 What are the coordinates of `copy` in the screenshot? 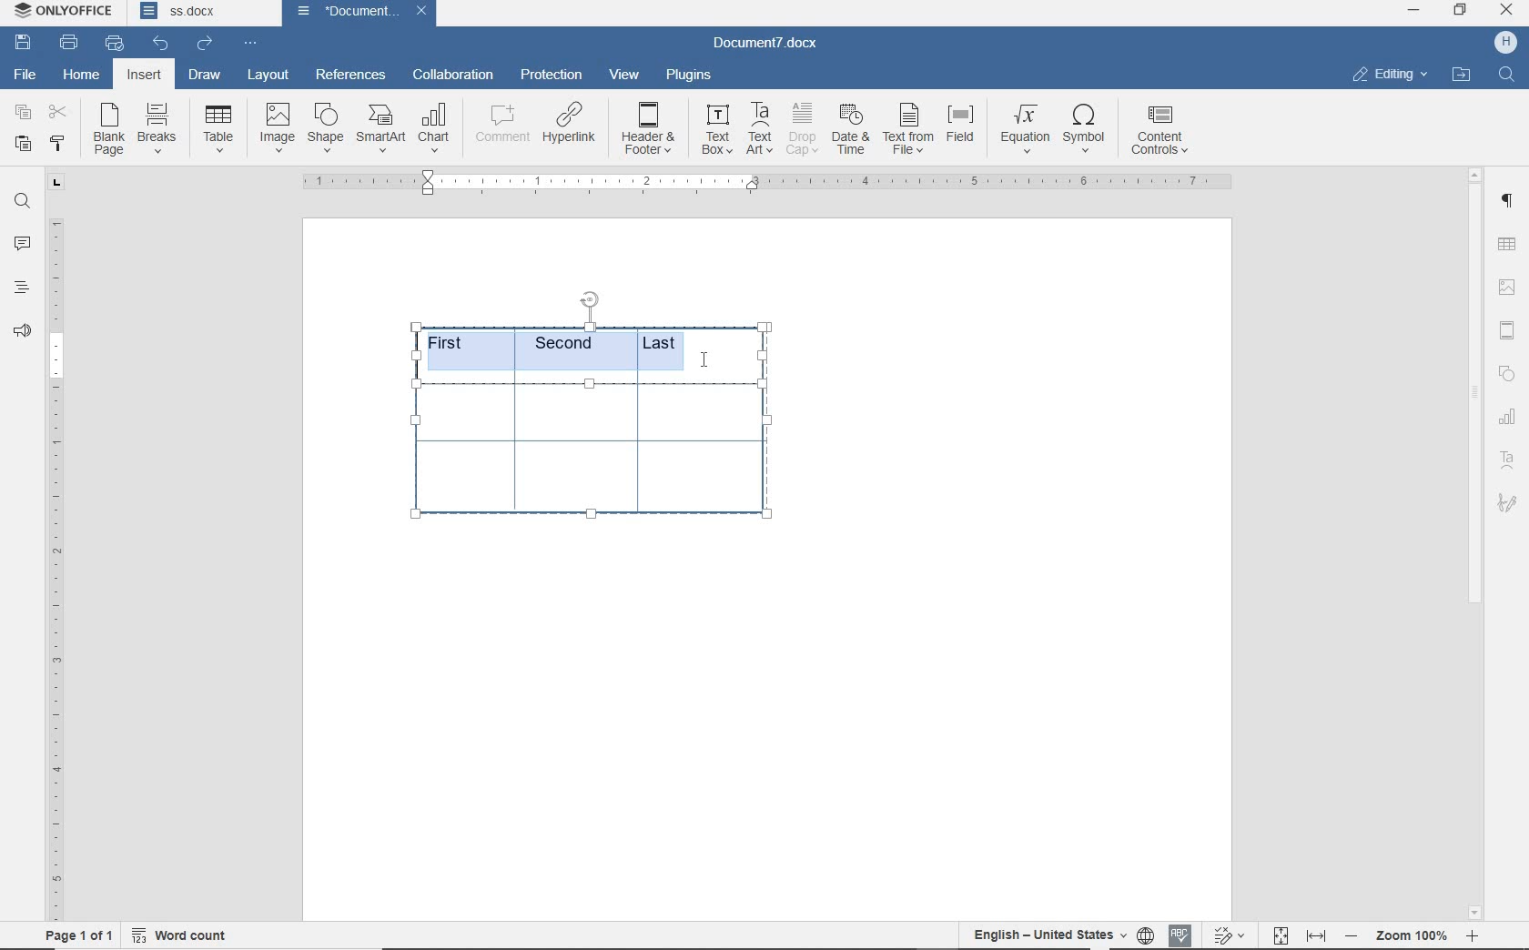 It's located at (22, 114).